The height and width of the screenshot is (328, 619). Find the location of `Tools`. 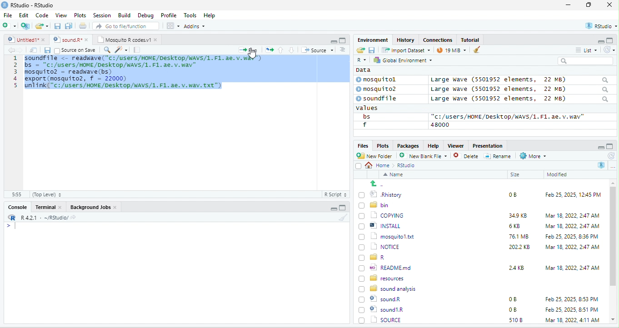

Tools is located at coordinates (190, 15).